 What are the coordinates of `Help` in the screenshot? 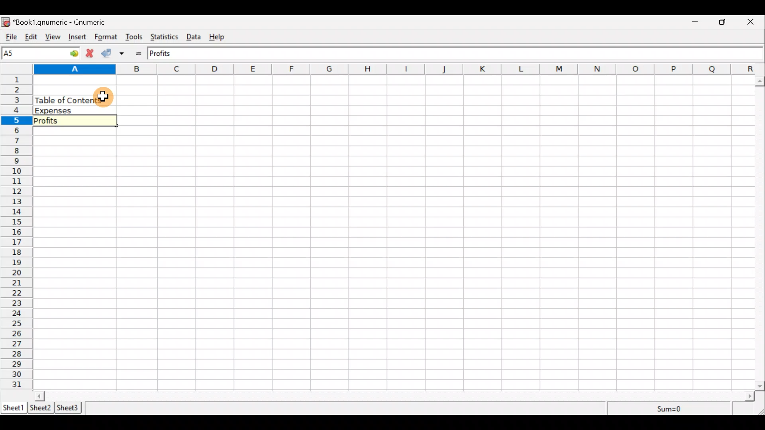 It's located at (221, 37).